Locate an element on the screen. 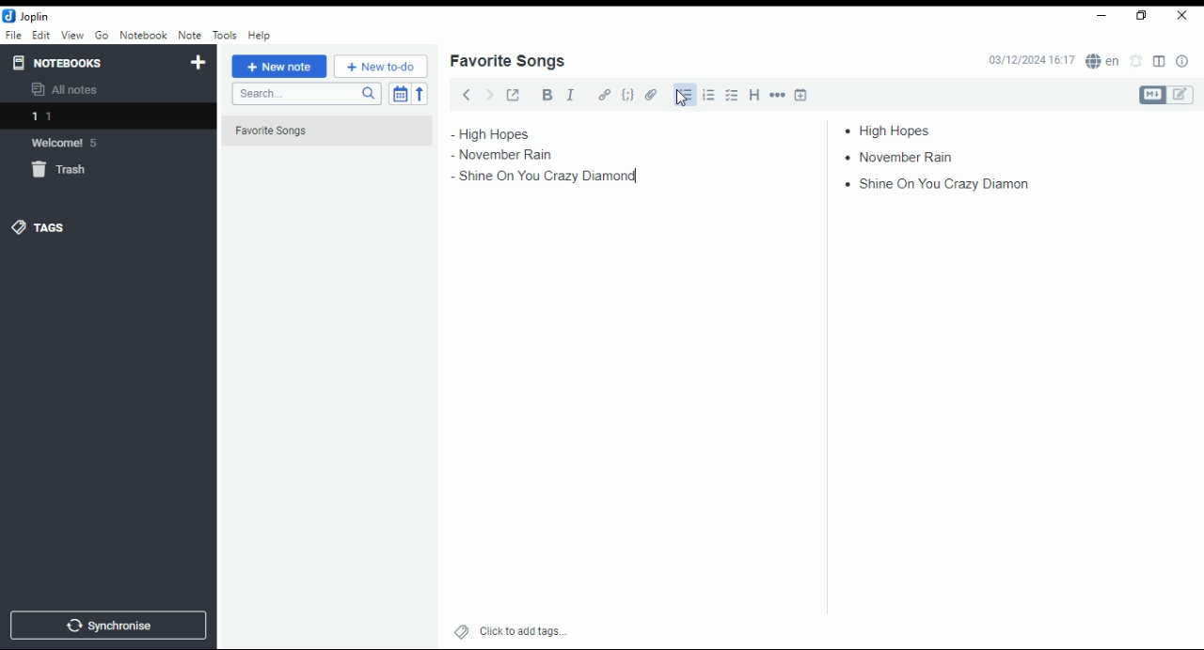 The width and height of the screenshot is (1204, 650). high hopes is located at coordinates (896, 131).